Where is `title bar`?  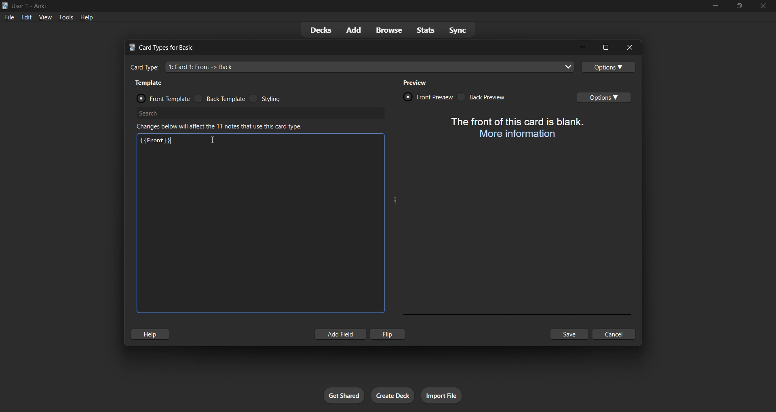 title bar is located at coordinates (339, 5).